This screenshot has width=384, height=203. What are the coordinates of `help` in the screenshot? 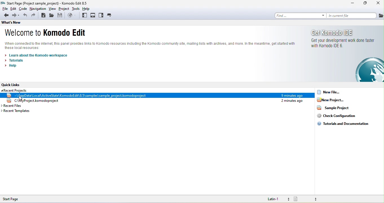 It's located at (85, 9).